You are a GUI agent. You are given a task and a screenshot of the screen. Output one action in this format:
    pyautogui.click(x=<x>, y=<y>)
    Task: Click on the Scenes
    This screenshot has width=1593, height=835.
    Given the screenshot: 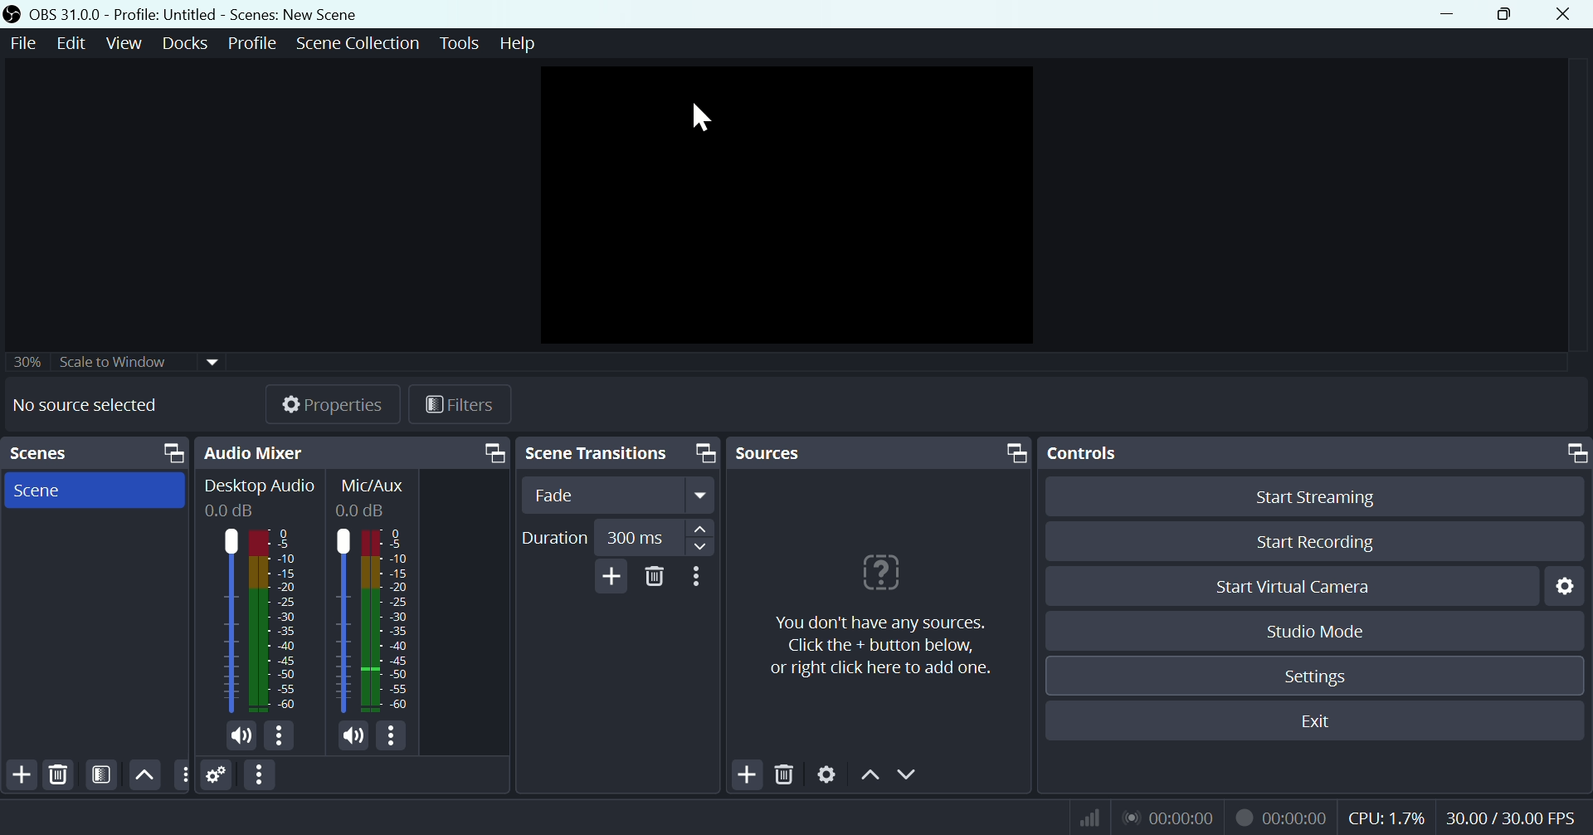 What is the action you would take?
    pyautogui.click(x=95, y=452)
    